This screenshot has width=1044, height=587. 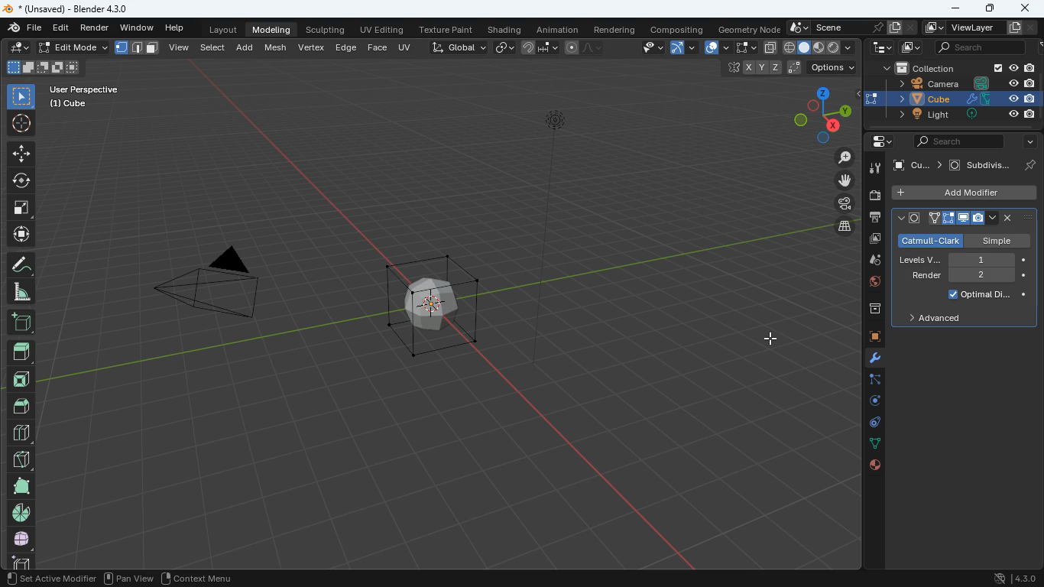 What do you see at coordinates (872, 382) in the screenshot?
I see `edge` at bounding box center [872, 382].